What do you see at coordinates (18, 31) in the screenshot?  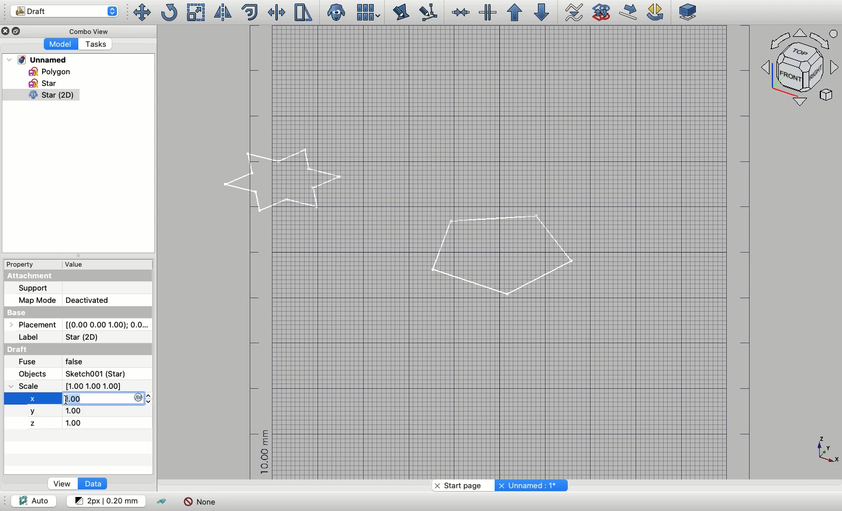 I see `Collapse` at bounding box center [18, 31].